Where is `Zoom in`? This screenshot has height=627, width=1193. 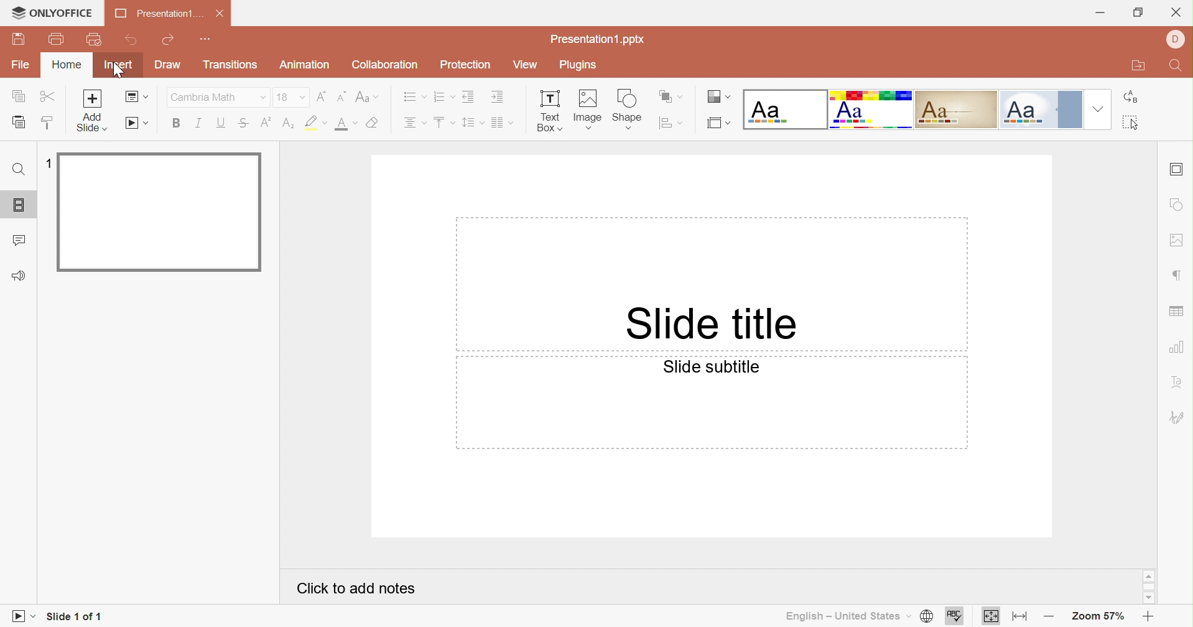 Zoom in is located at coordinates (1149, 618).